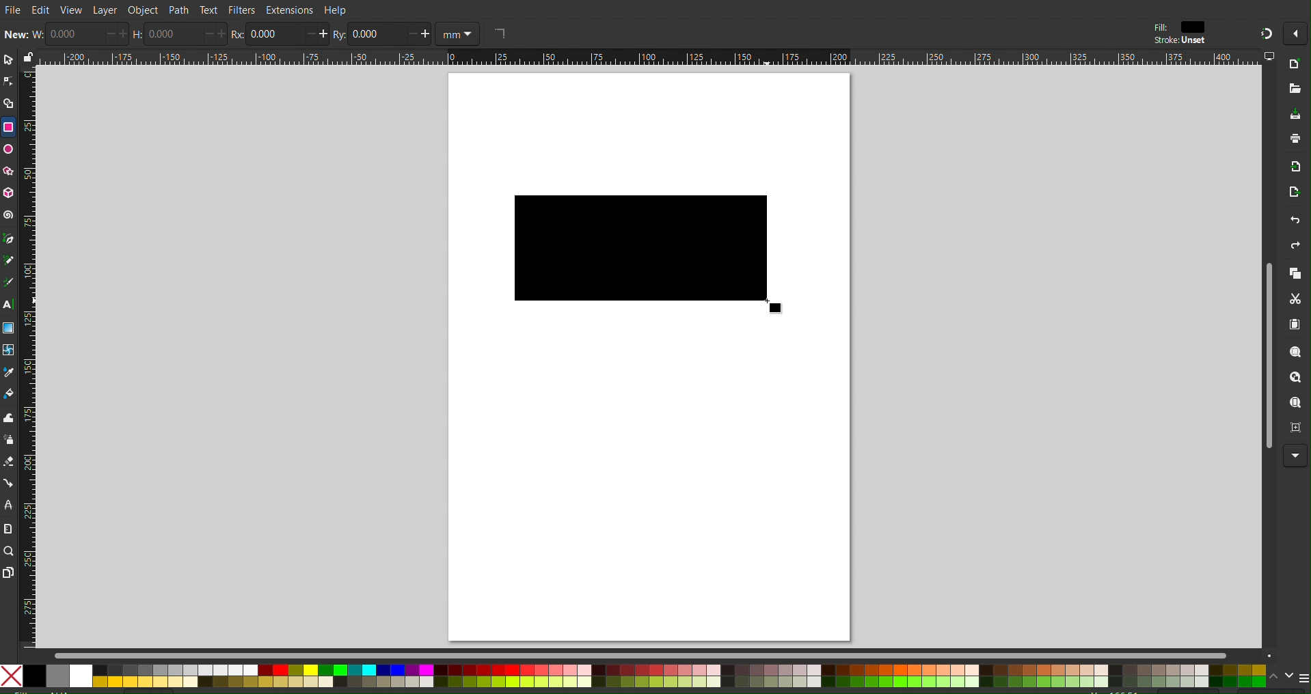 Image resolution: width=1311 pixels, height=694 pixels. I want to click on More Options, so click(1295, 455).